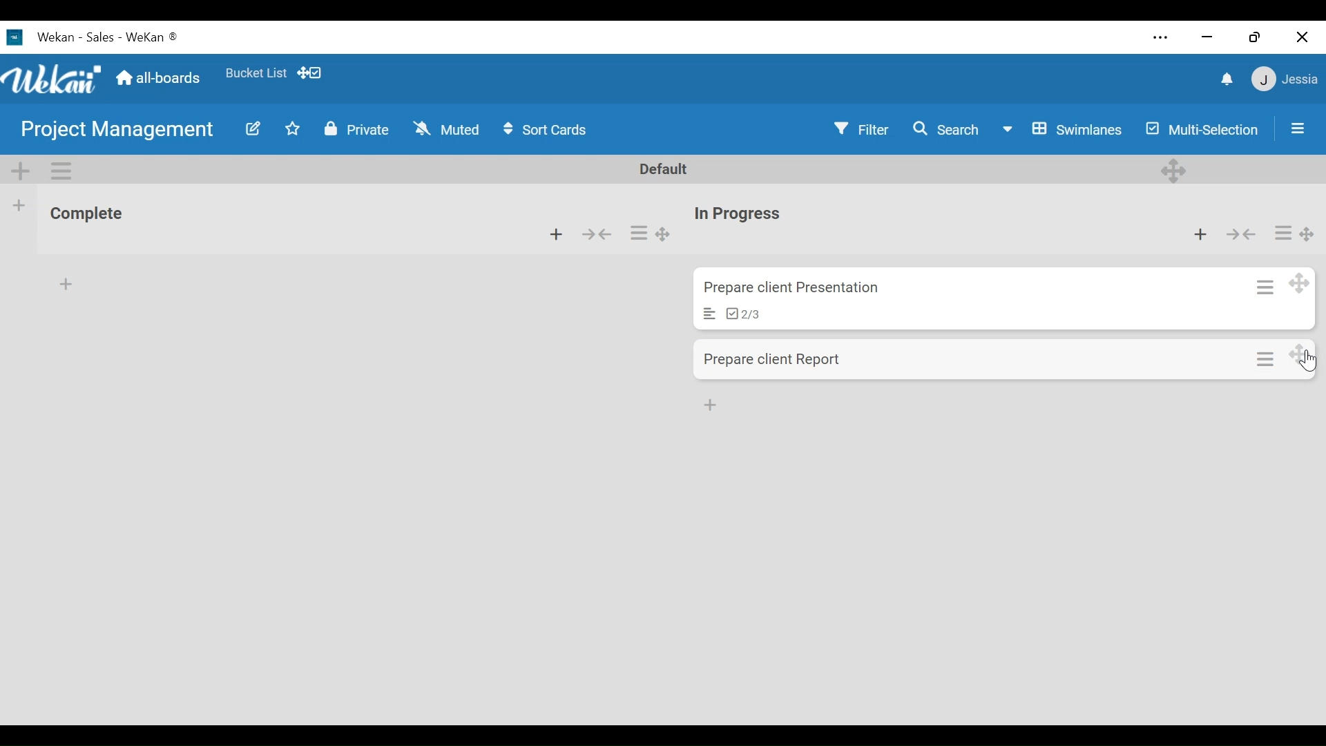 This screenshot has width=1326, height=746. What do you see at coordinates (1262, 283) in the screenshot?
I see `Card actions` at bounding box center [1262, 283].